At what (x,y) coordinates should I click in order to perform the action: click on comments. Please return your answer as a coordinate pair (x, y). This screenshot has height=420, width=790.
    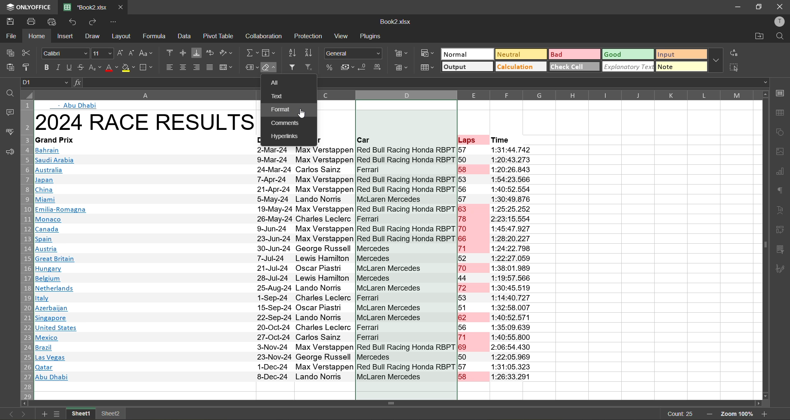
    Looking at the image, I should click on (288, 125).